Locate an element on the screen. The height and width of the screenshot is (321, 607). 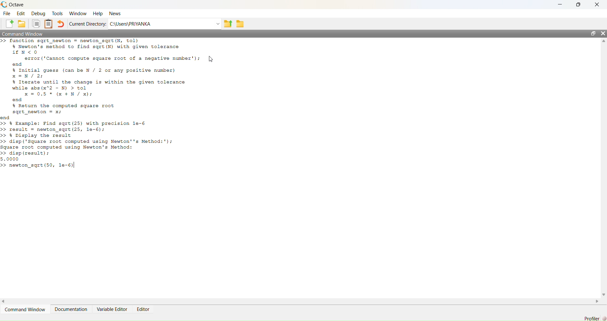
Window is located at coordinates (78, 13).